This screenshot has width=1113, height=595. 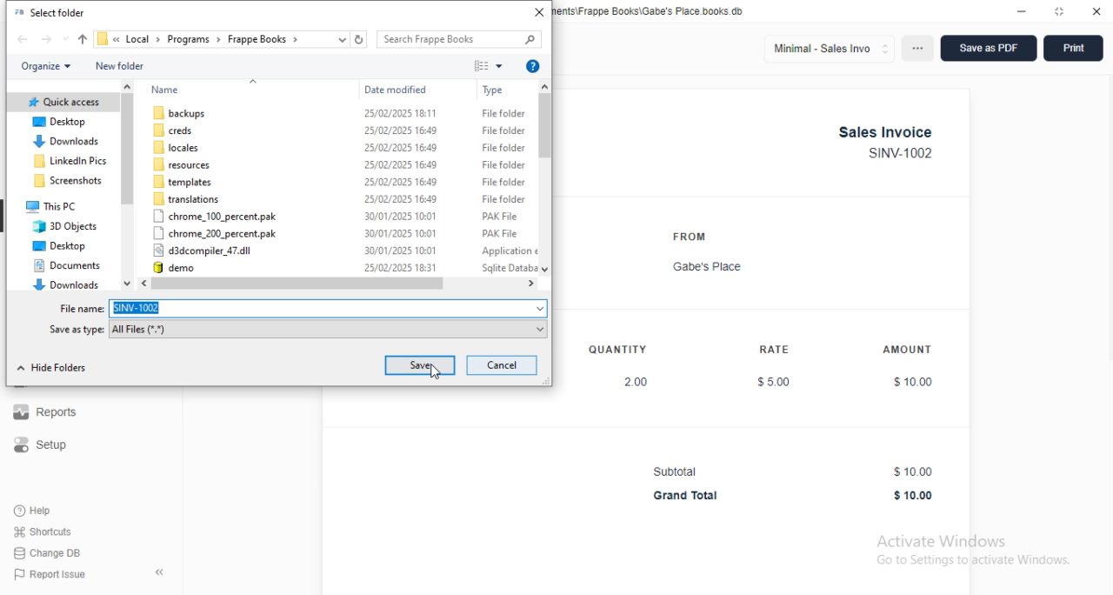 What do you see at coordinates (500, 233) in the screenshot?
I see `PAK file` at bounding box center [500, 233].